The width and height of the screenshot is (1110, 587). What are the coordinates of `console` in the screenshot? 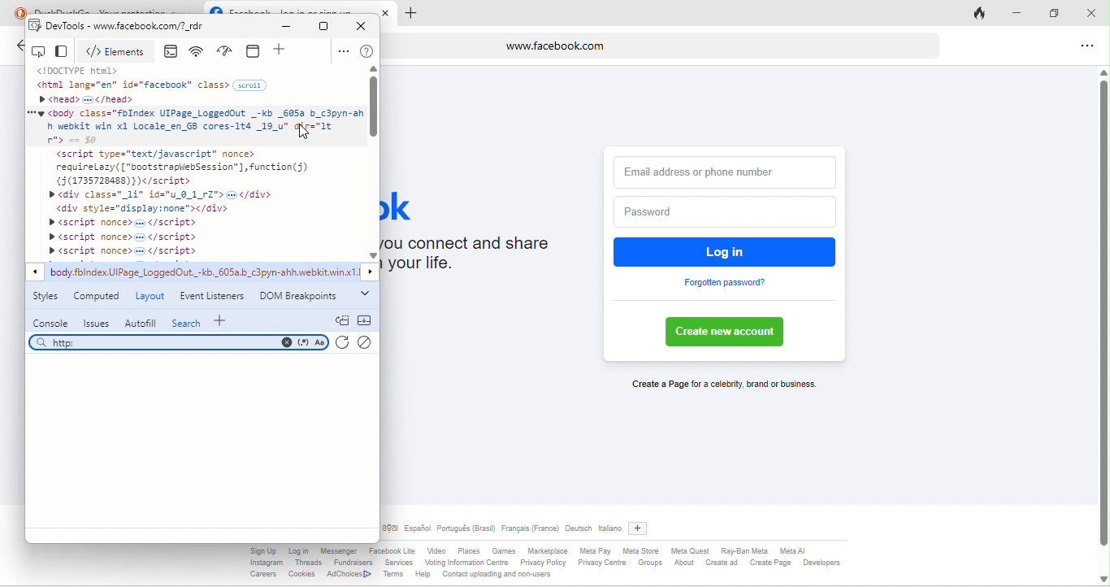 It's located at (174, 52).